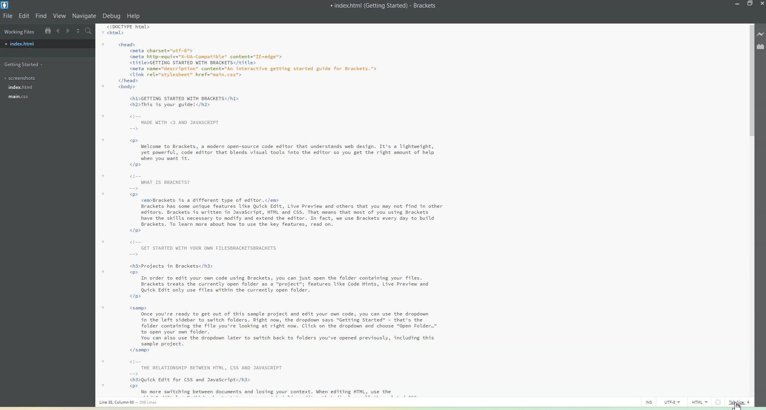 This screenshot has height=410, width=766. What do you see at coordinates (59, 16) in the screenshot?
I see `View` at bounding box center [59, 16].